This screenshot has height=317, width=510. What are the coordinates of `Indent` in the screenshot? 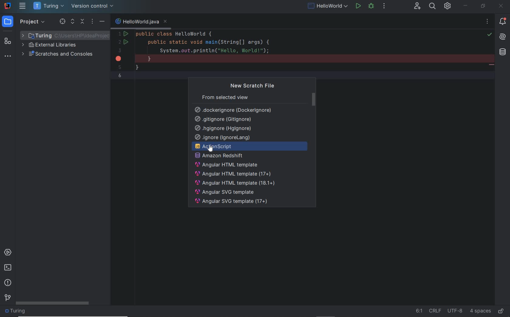 It's located at (481, 312).